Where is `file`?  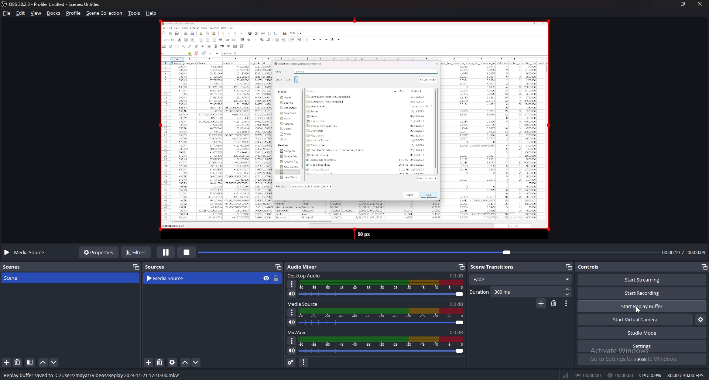 file is located at coordinates (7, 13).